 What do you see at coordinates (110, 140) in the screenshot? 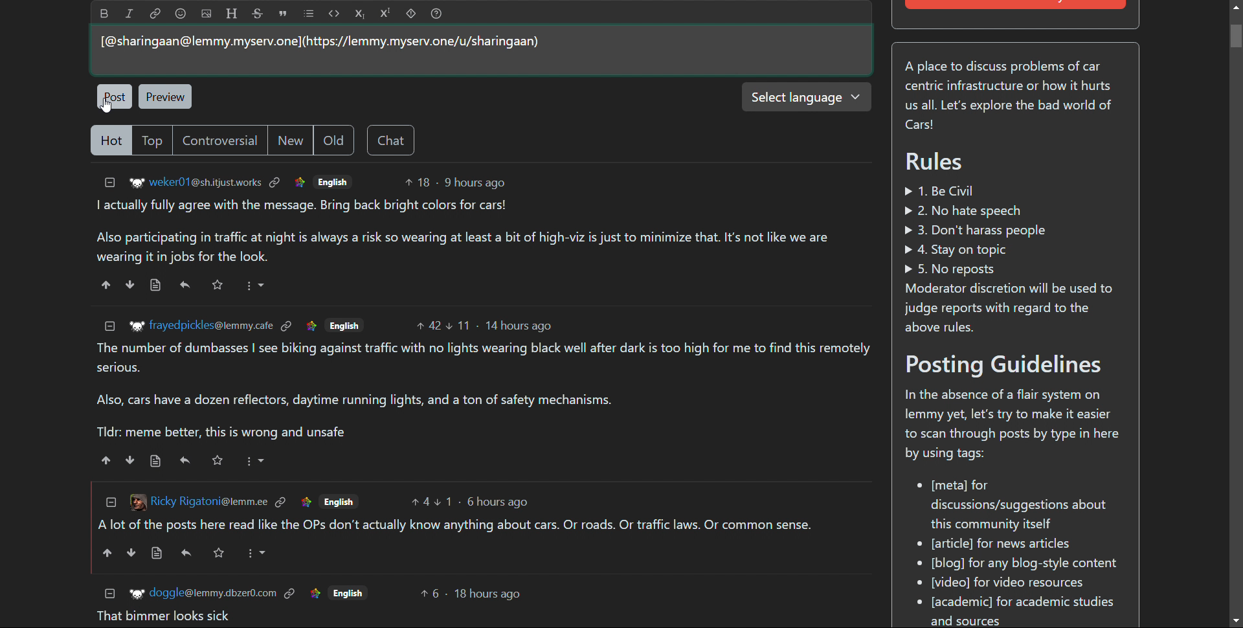
I see `hot` at bounding box center [110, 140].